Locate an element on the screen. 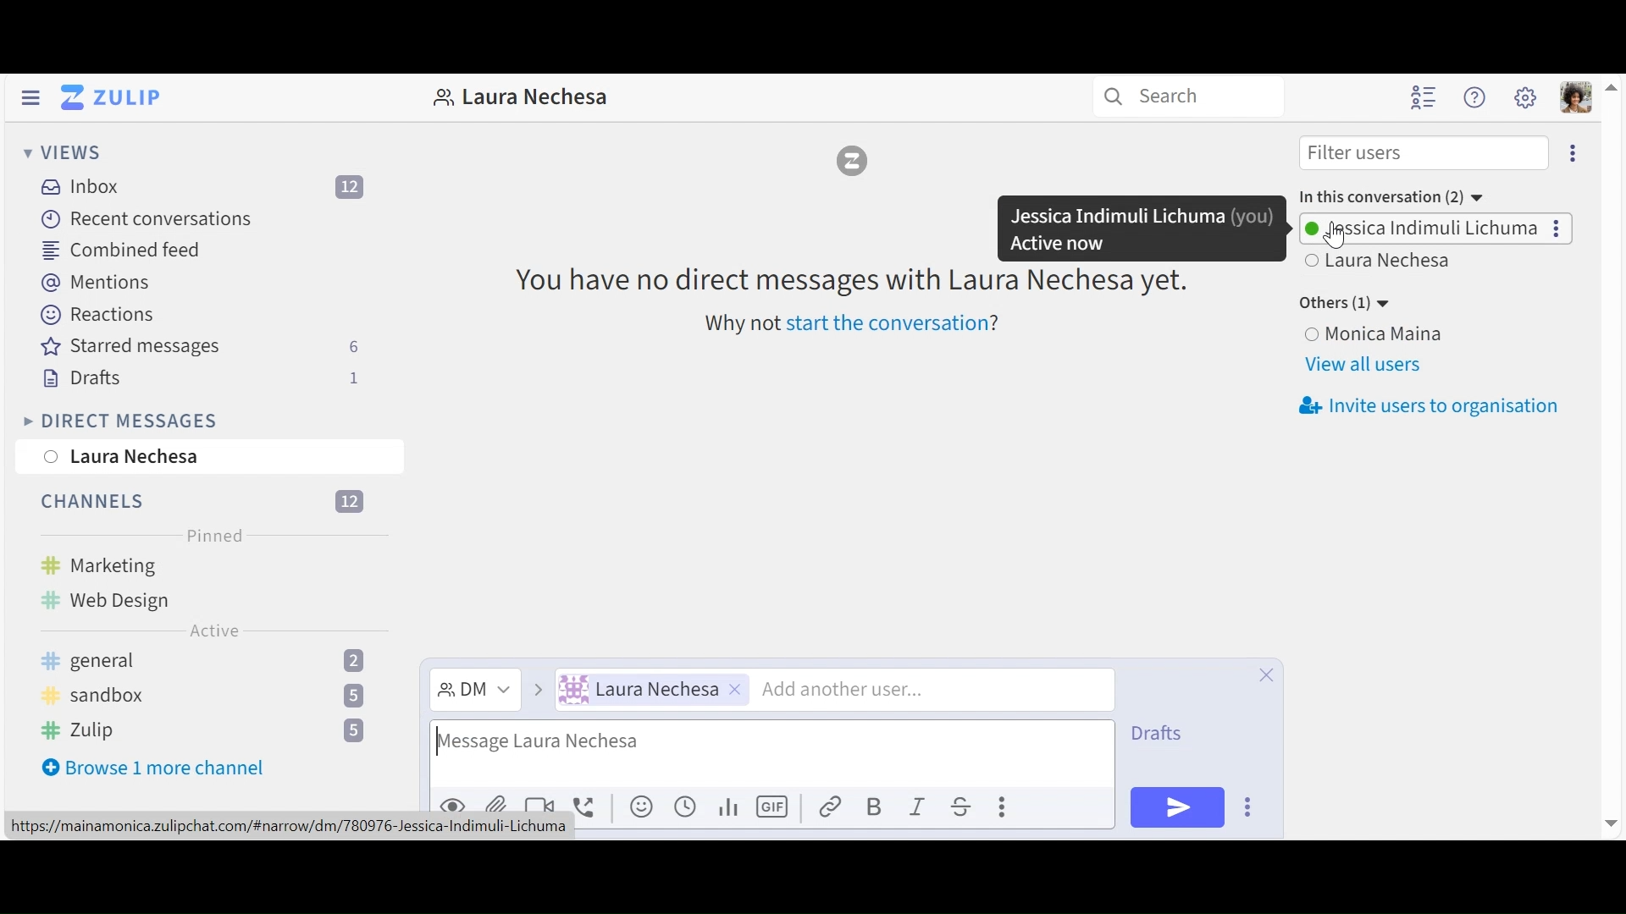  User is located at coordinates (651, 690).